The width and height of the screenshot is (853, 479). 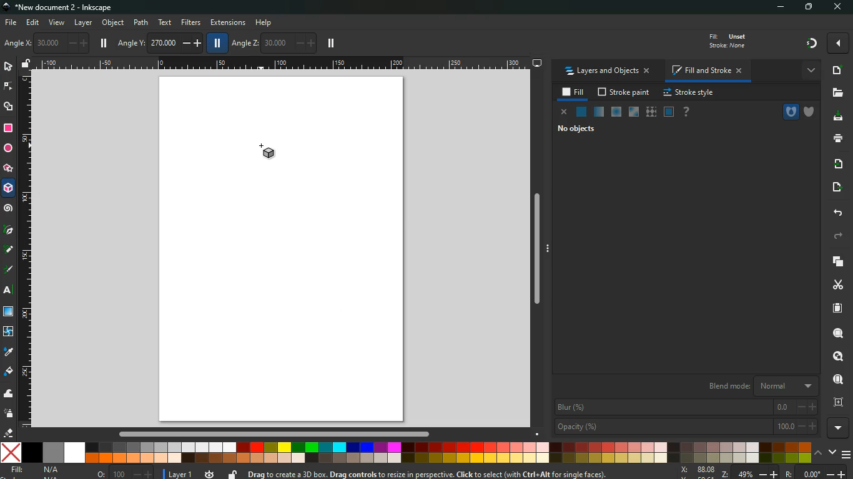 What do you see at coordinates (762, 473) in the screenshot?
I see `zoom` at bounding box center [762, 473].